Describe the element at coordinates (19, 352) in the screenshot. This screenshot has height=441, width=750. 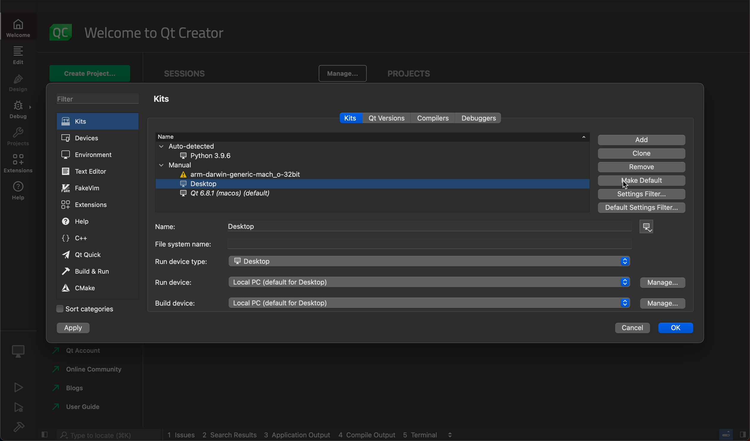
I see `kit selector` at that location.